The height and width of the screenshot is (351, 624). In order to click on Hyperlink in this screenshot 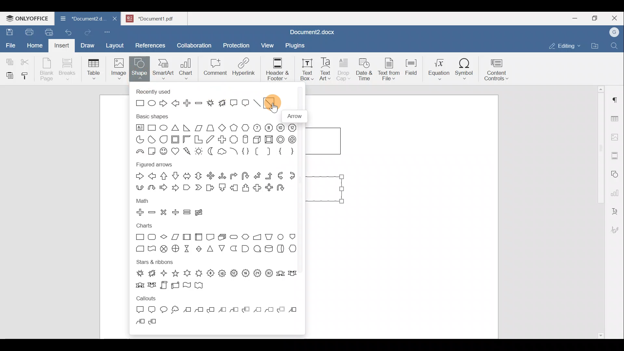, I will do `click(246, 69)`.